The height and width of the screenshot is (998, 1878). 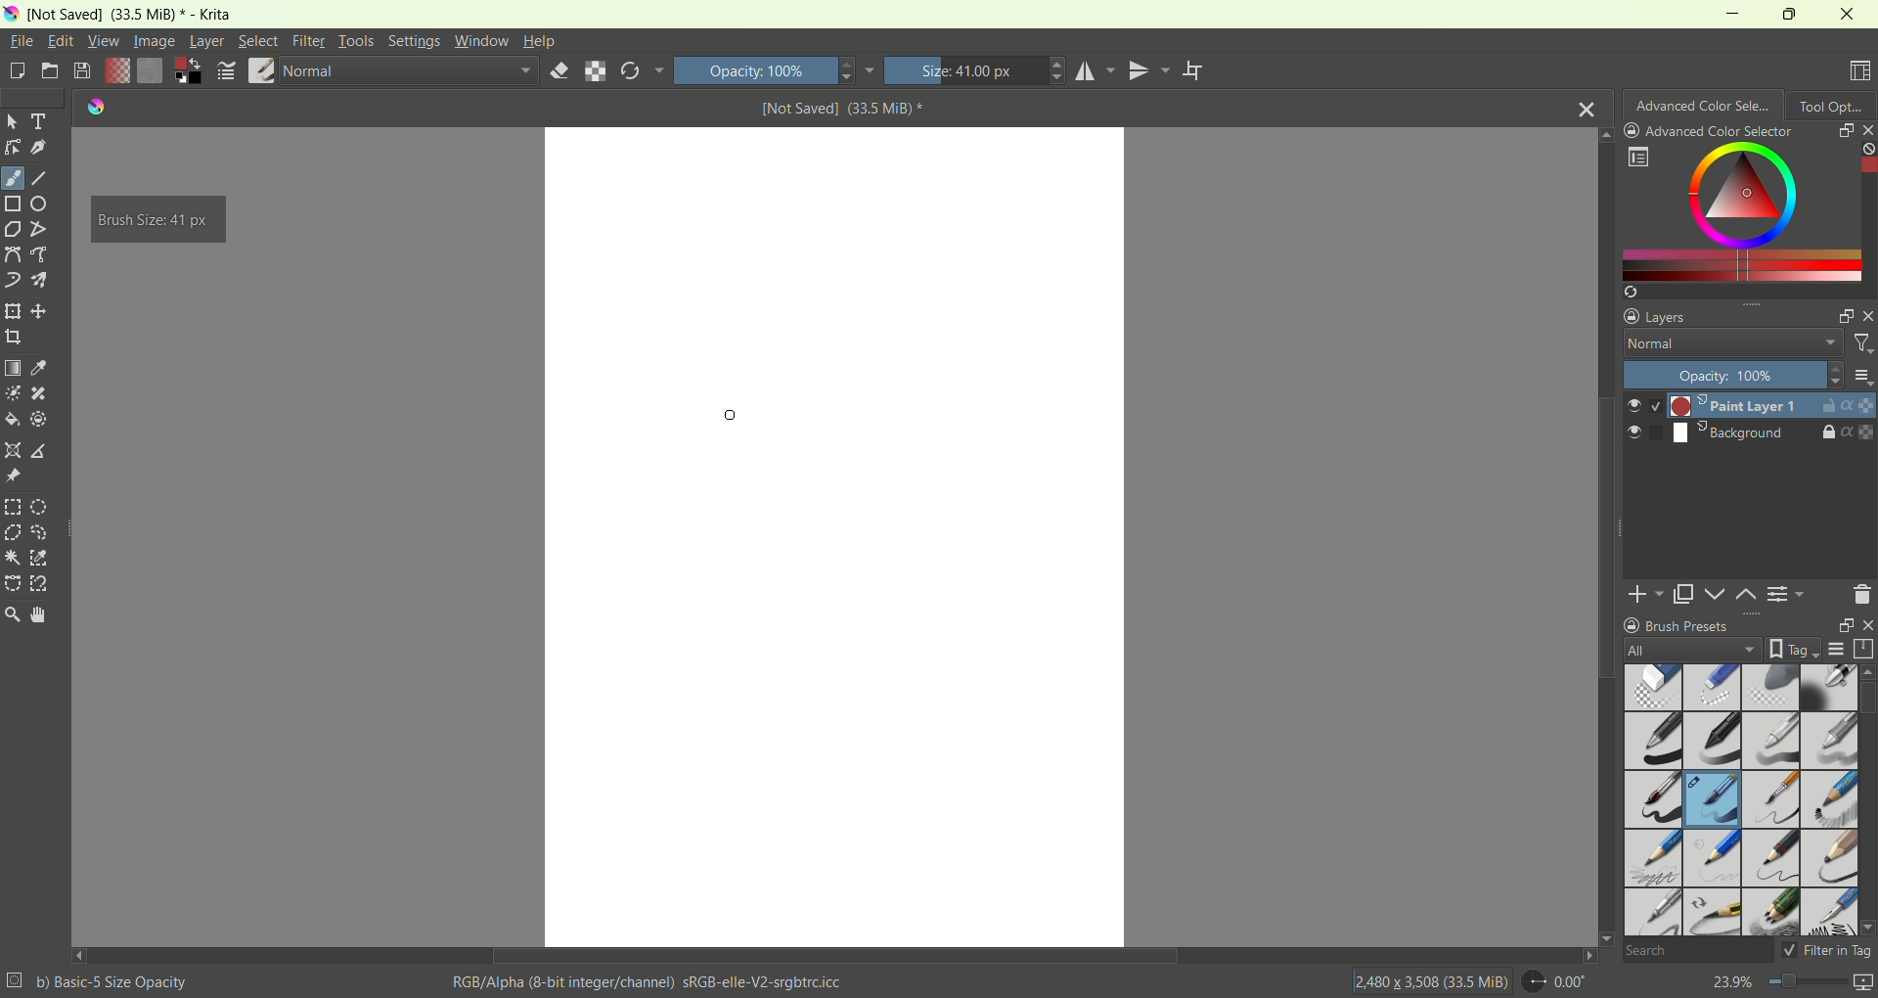 I want to click on move layer up, so click(x=1748, y=595).